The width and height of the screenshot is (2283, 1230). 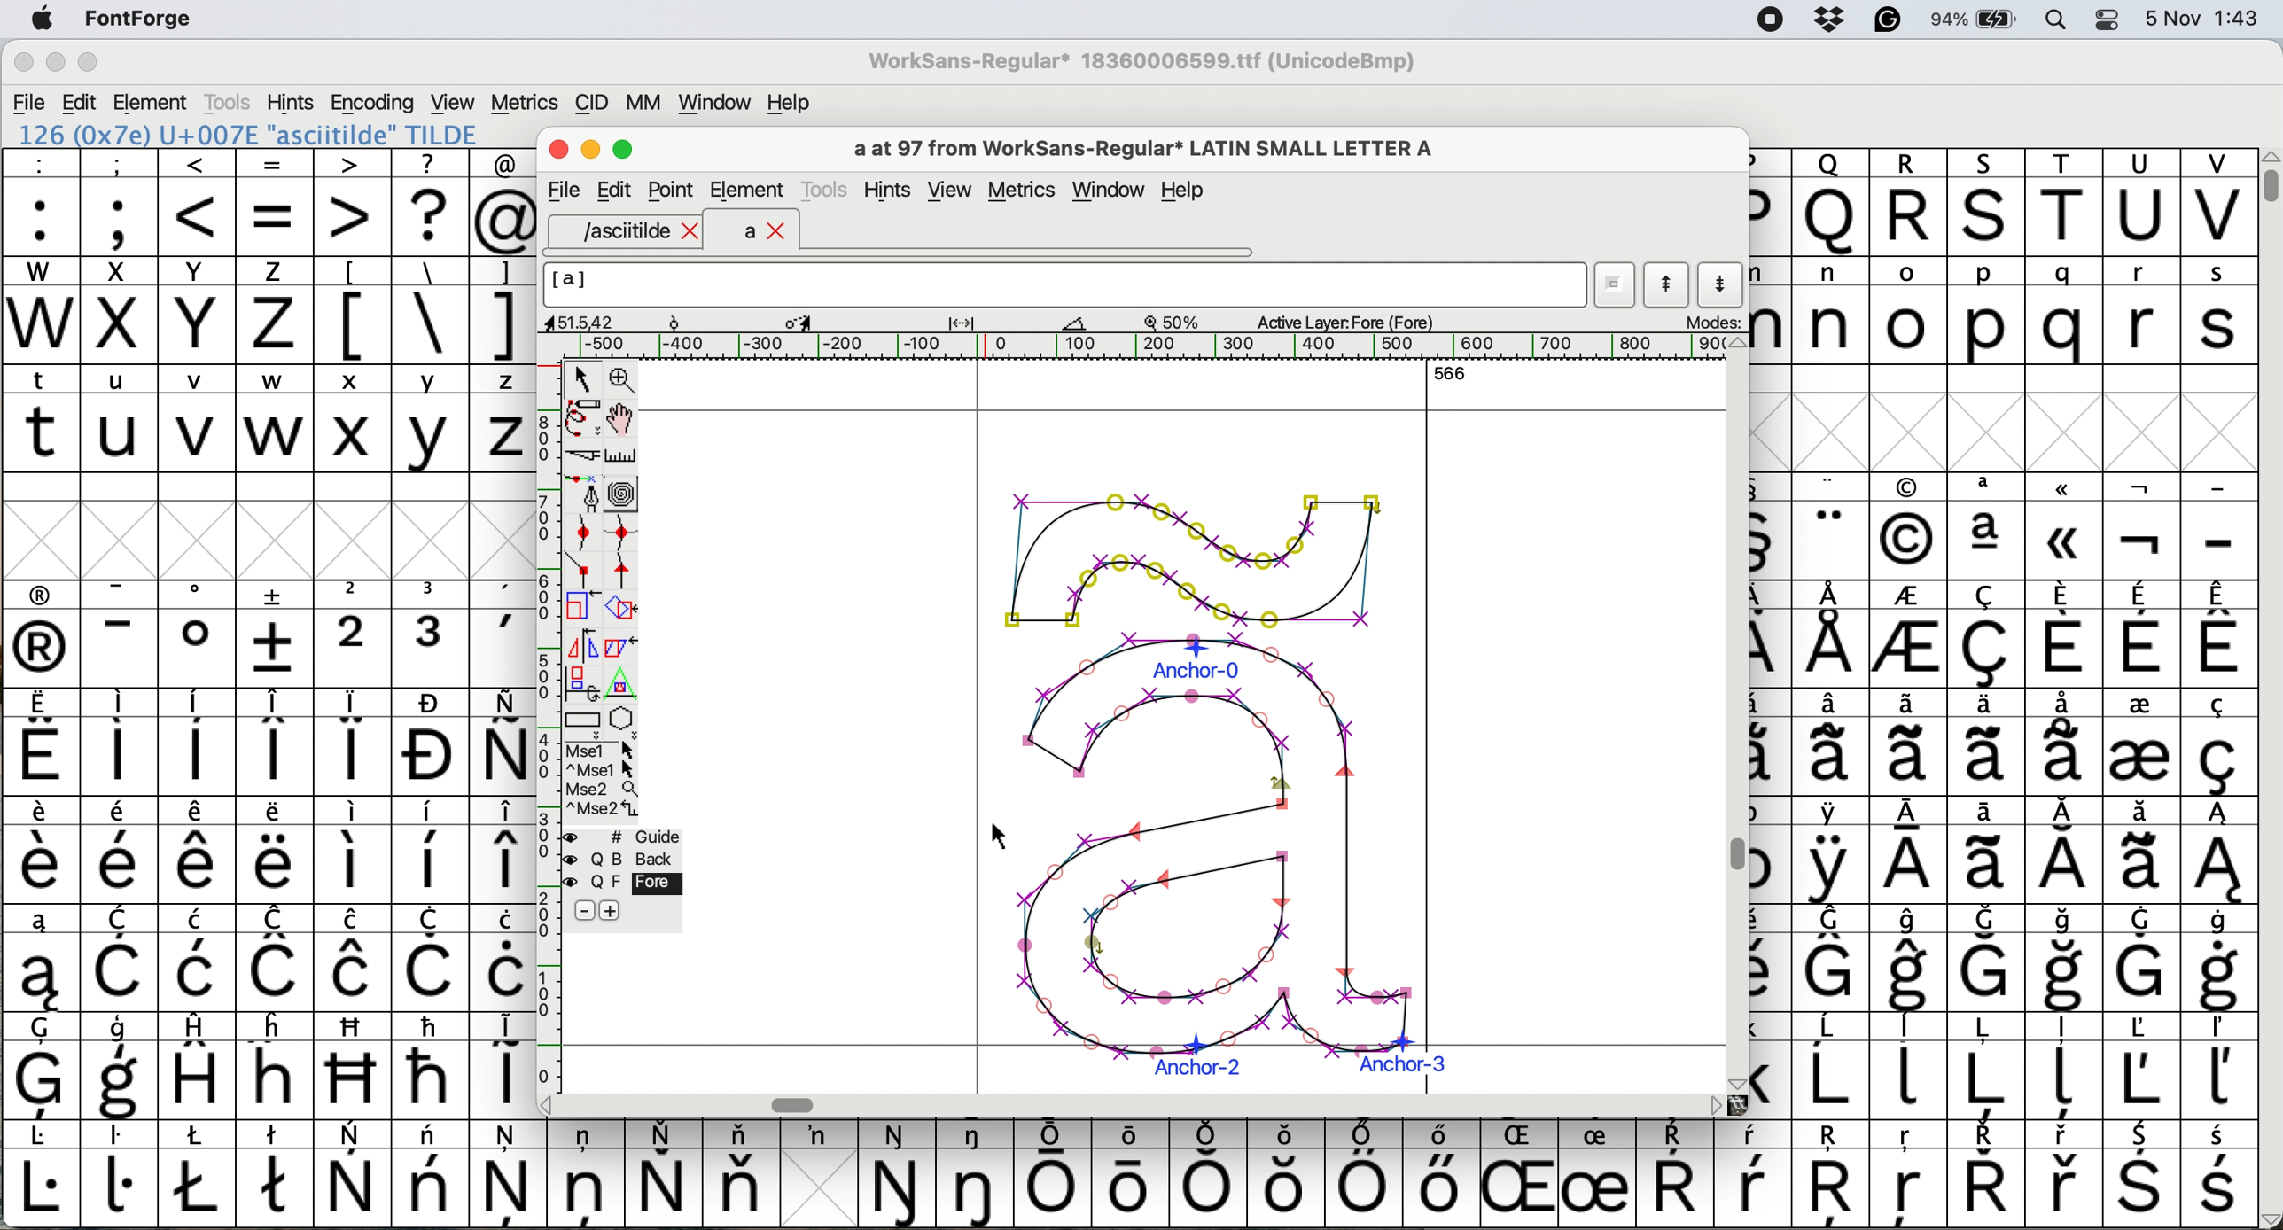 What do you see at coordinates (1152, 346) in the screenshot?
I see `horizontal scale` at bounding box center [1152, 346].